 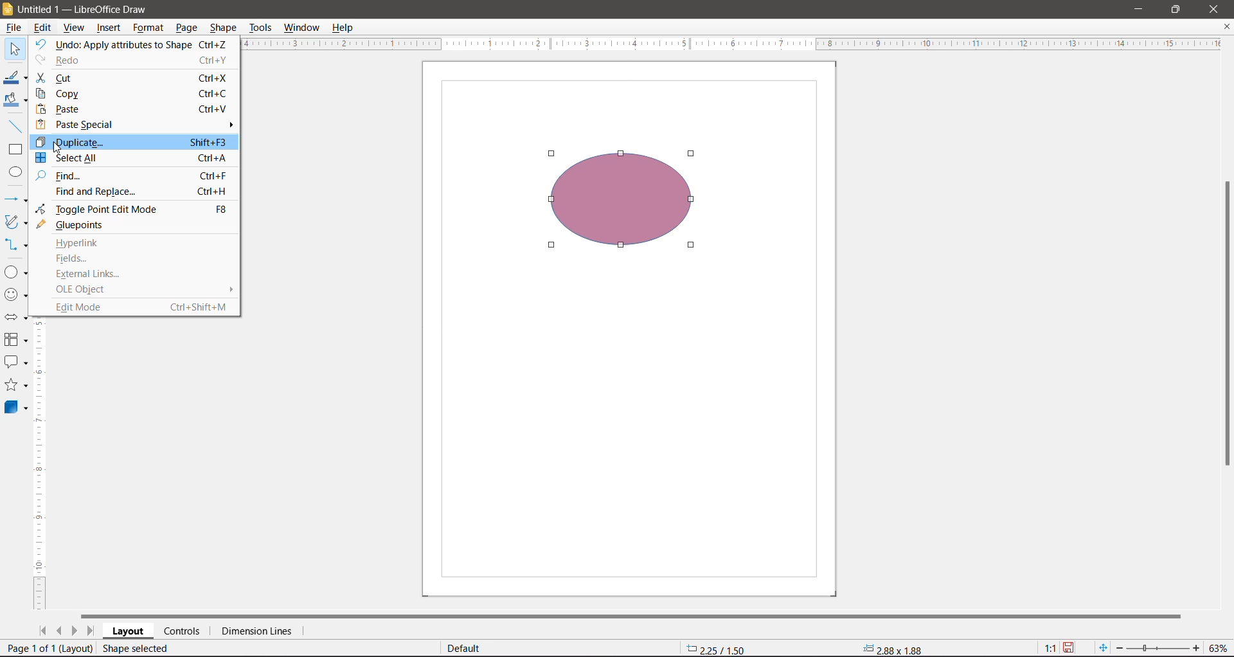 I want to click on Hyperlink, so click(x=73, y=242).